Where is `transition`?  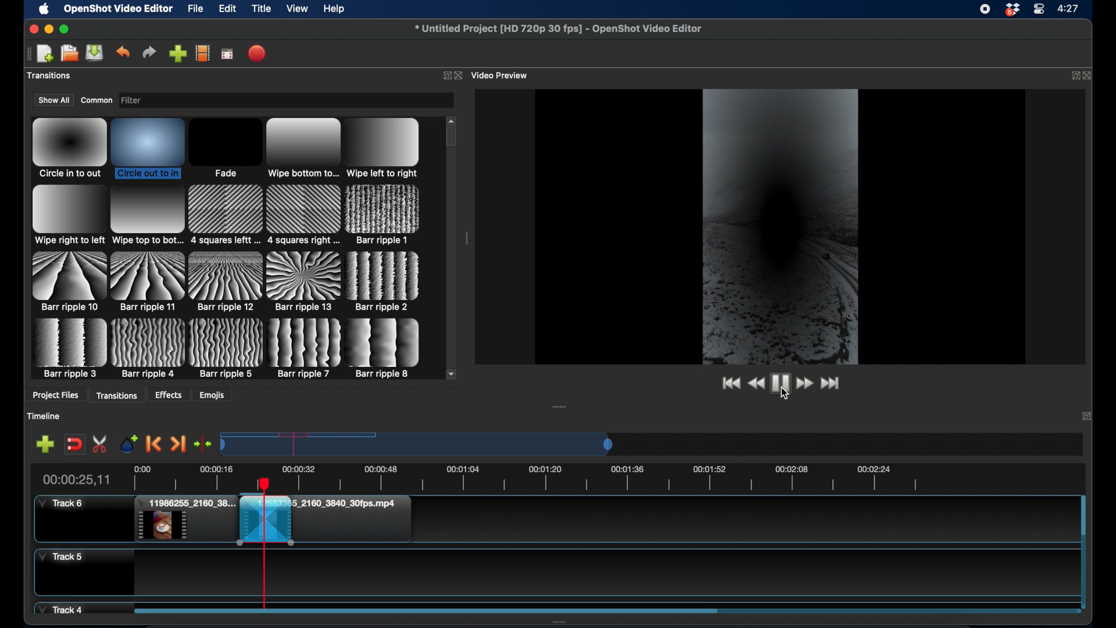
transition is located at coordinates (149, 348).